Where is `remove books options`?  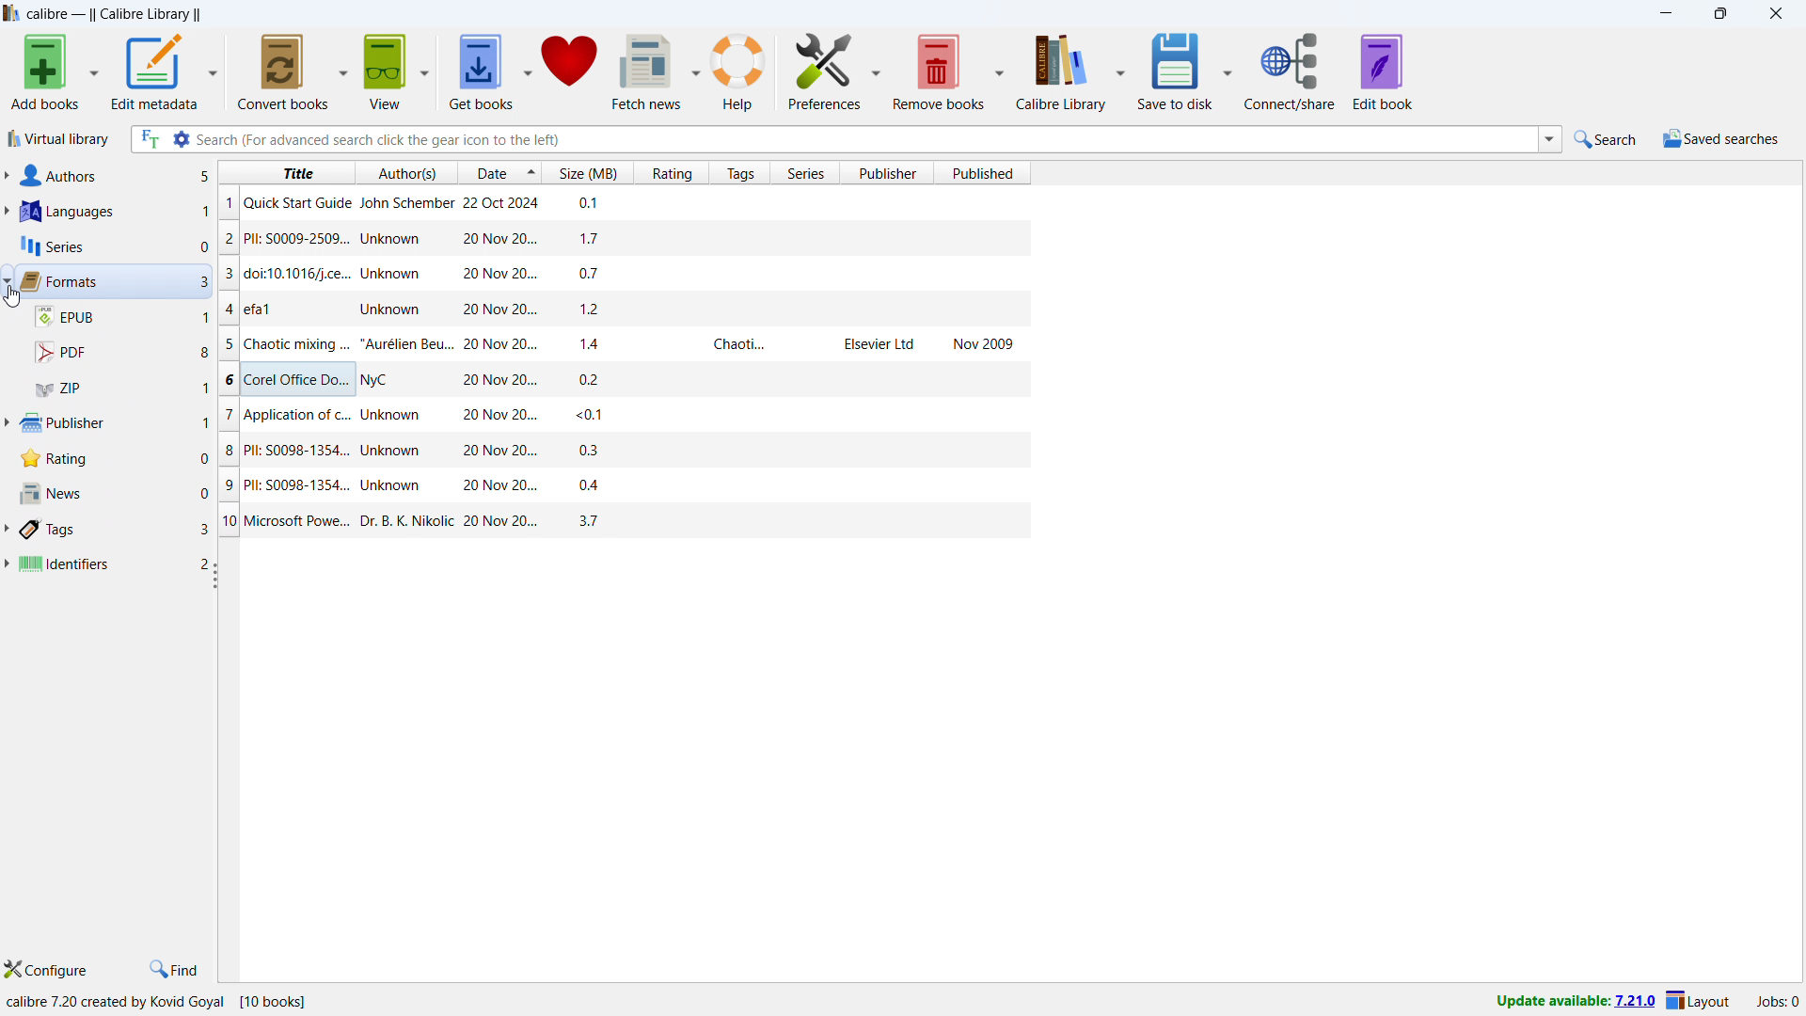
remove books options is located at coordinates (1001, 70).